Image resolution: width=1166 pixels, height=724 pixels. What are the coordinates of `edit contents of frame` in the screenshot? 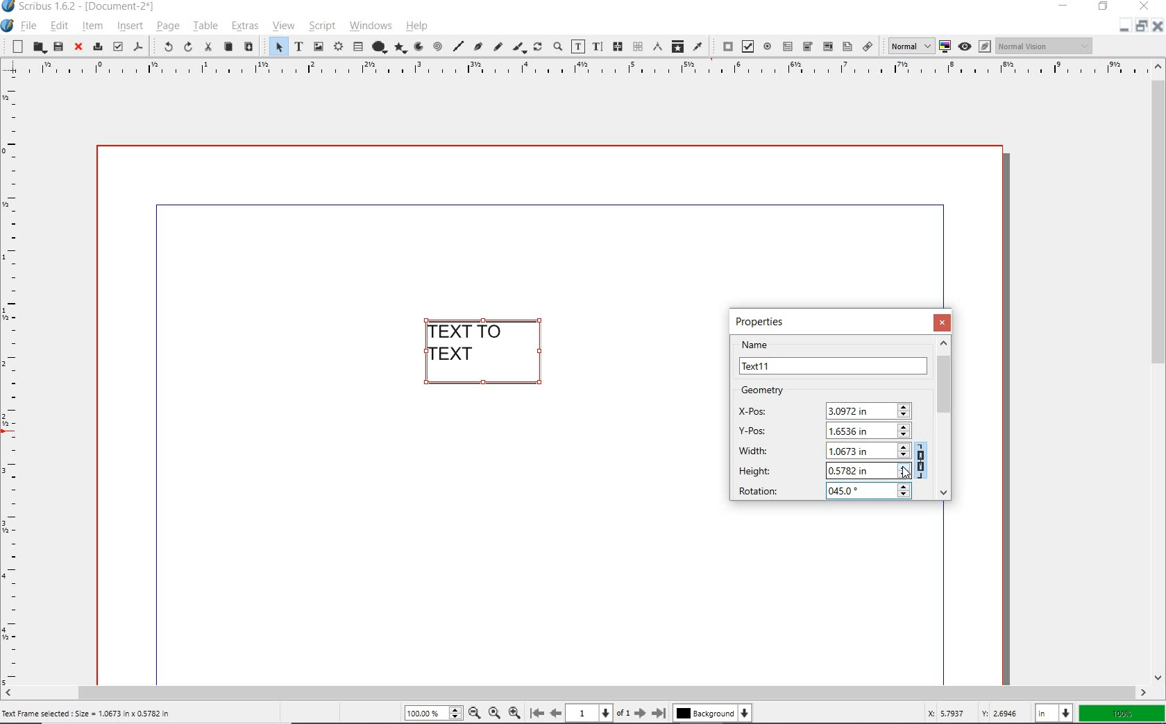 It's located at (578, 46).